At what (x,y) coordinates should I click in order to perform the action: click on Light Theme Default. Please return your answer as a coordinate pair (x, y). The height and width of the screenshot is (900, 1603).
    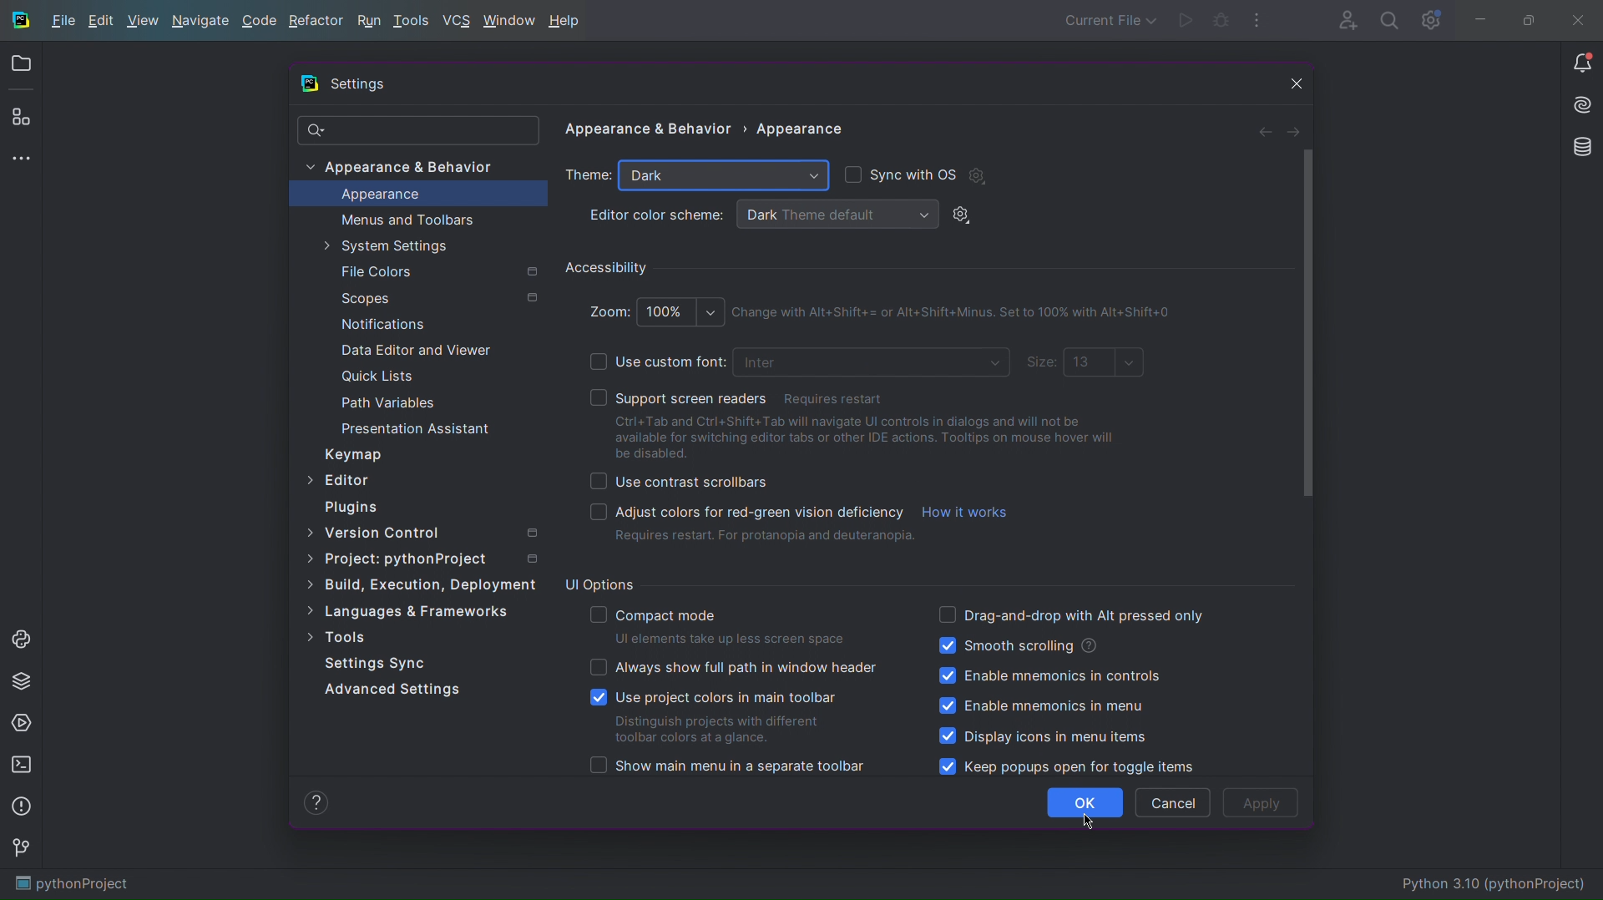
    Looking at the image, I should click on (835, 214).